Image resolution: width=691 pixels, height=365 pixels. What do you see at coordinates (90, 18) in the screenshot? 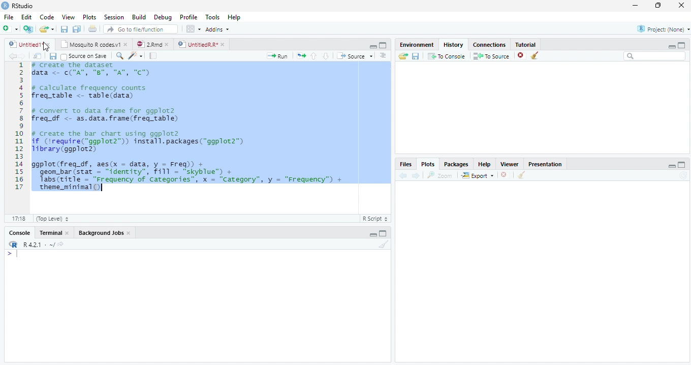
I see `Plots` at bounding box center [90, 18].